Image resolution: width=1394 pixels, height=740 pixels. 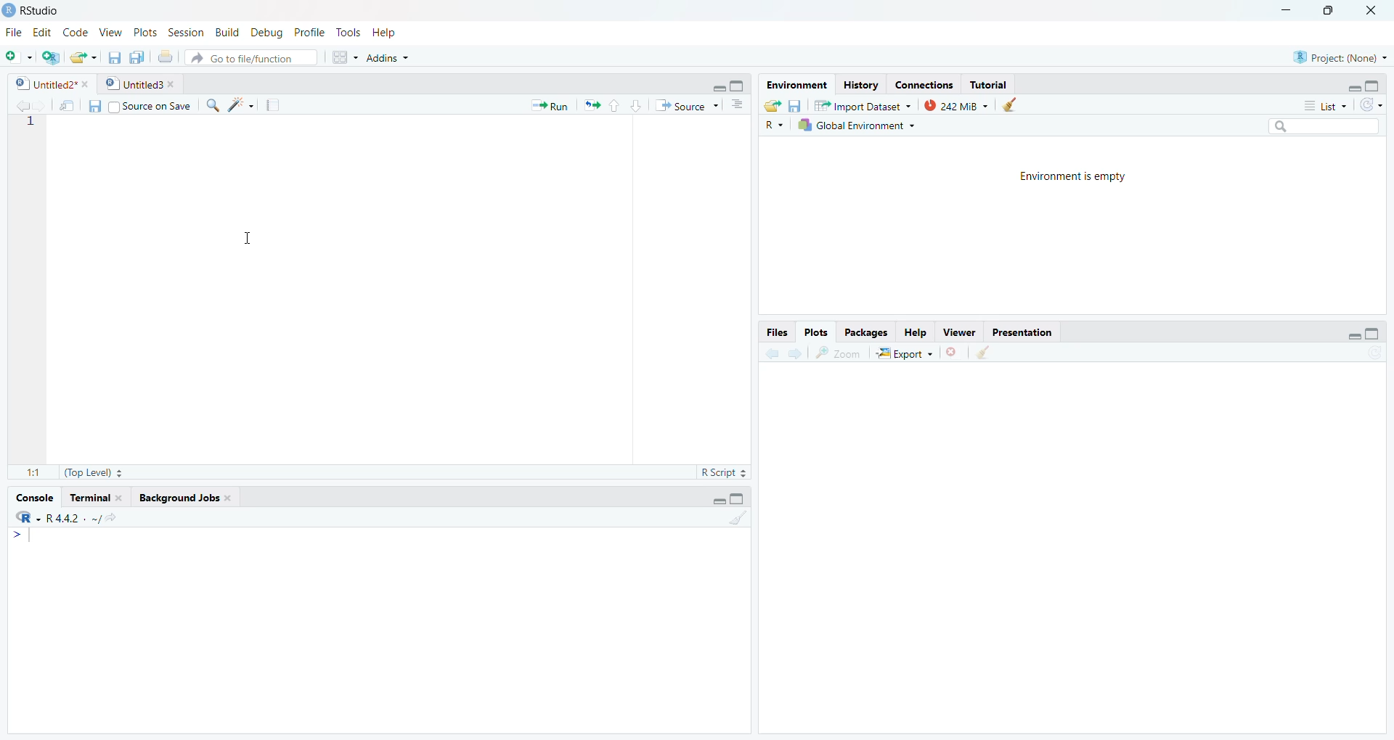 What do you see at coordinates (348, 32) in the screenshot?
I see `Tools` at bounding box center [348, 32].